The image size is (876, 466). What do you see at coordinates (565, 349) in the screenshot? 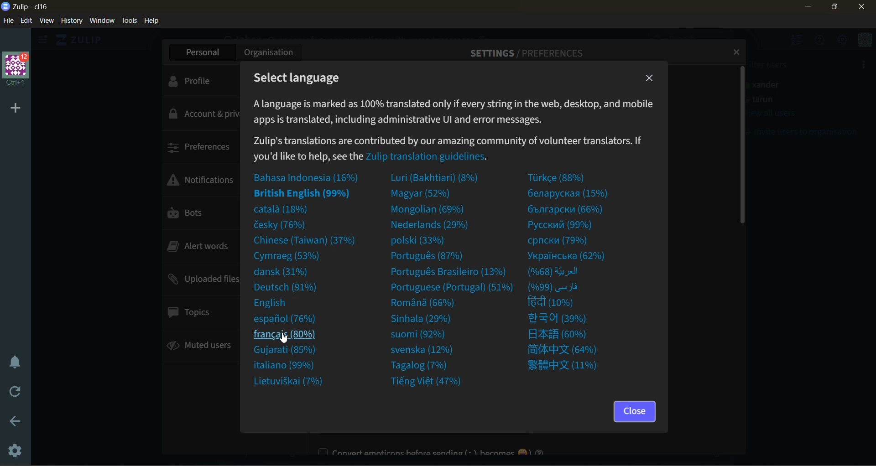
I see `foreign language` at bounding box center [565, 349].